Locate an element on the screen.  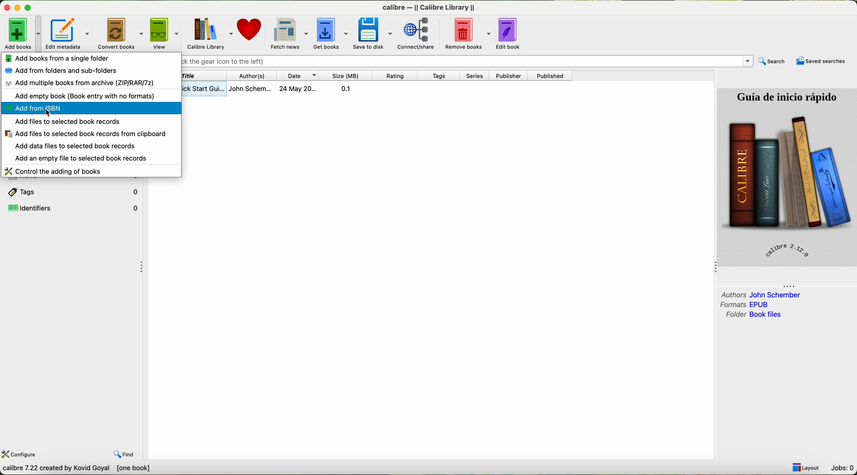
save to disk is located at coordinates (374, 33).